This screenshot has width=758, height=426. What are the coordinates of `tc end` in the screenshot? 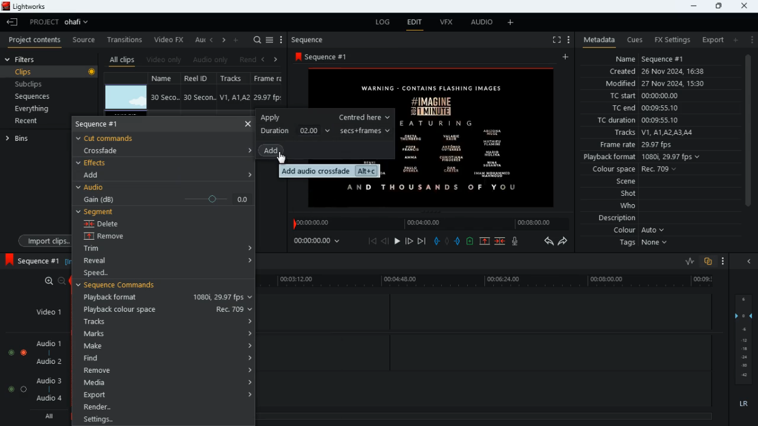 It's located at (641, 108).